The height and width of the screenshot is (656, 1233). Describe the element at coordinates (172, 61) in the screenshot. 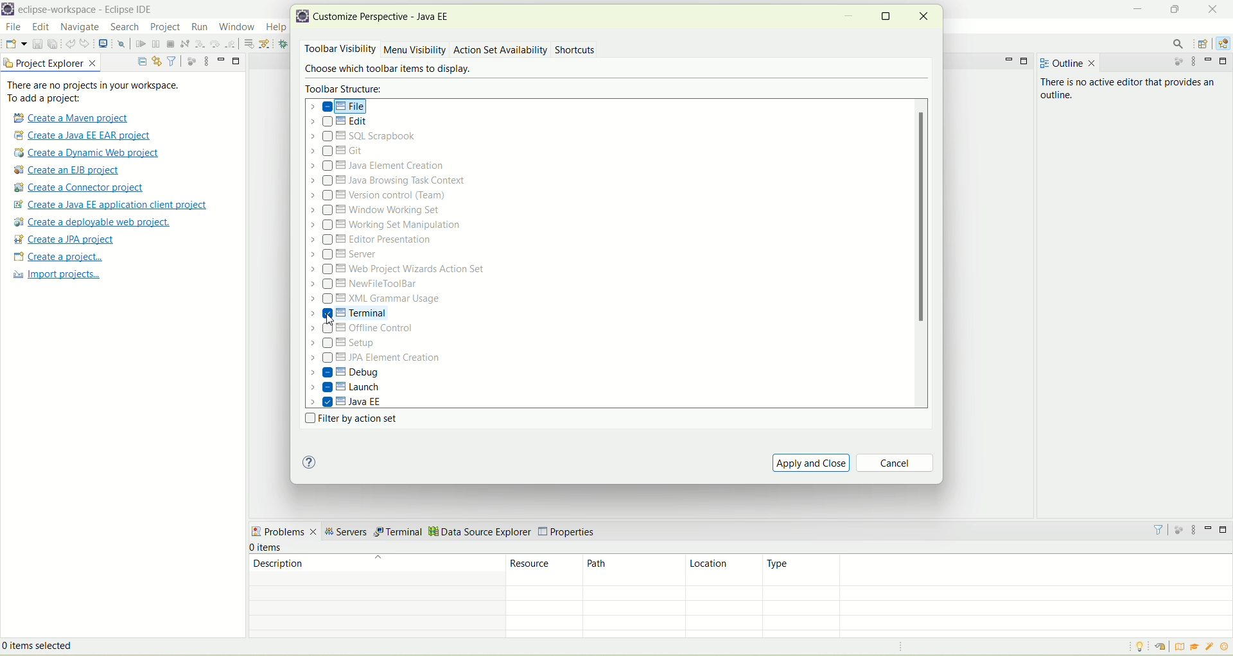

I see `filter` at that location.